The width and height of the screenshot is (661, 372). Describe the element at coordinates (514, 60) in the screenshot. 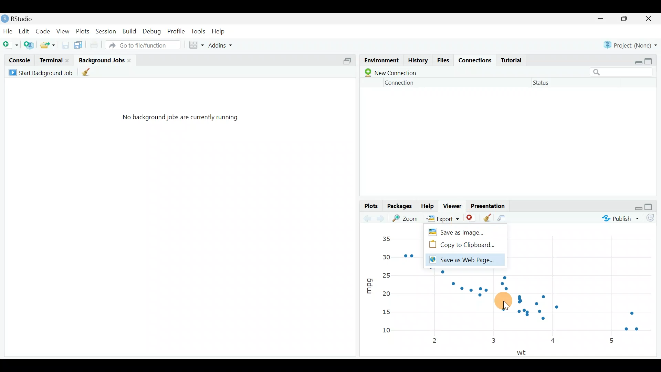

I see `Tutorial` at that location.